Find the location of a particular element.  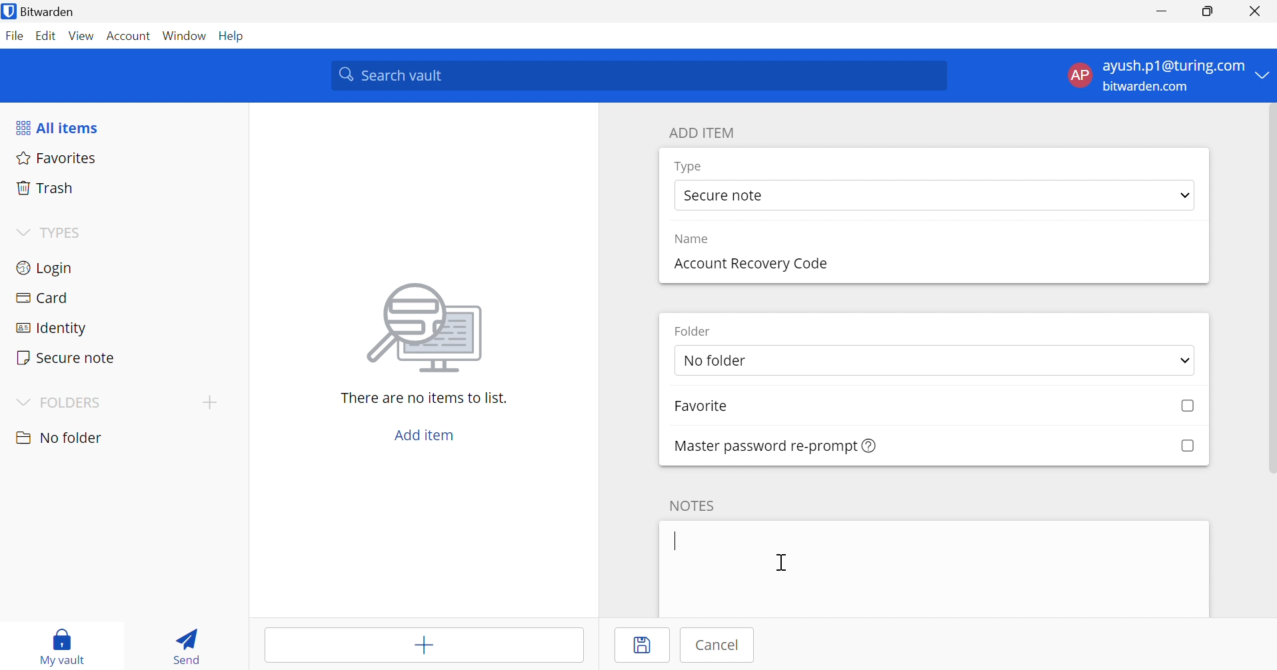

Trash is located at coordinates (45, 188).